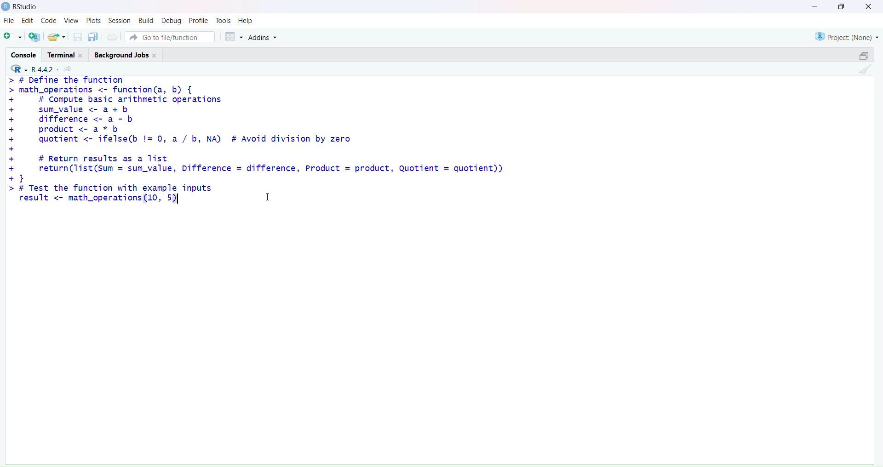 The width and height of the screenshot is (883, 467). Describe the element at coordinates (144, 20) in the screenshot. I see `Build` at that location.